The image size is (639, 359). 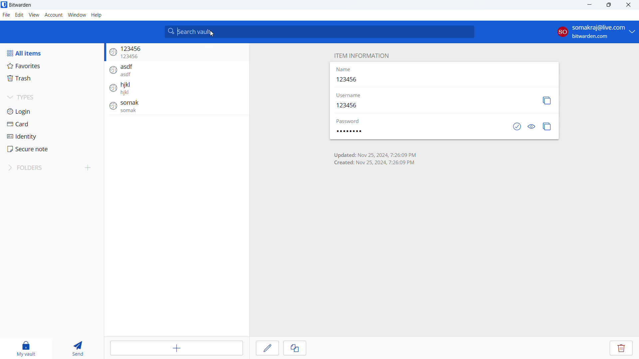 I want to click on username, so click(x=349, y=96).